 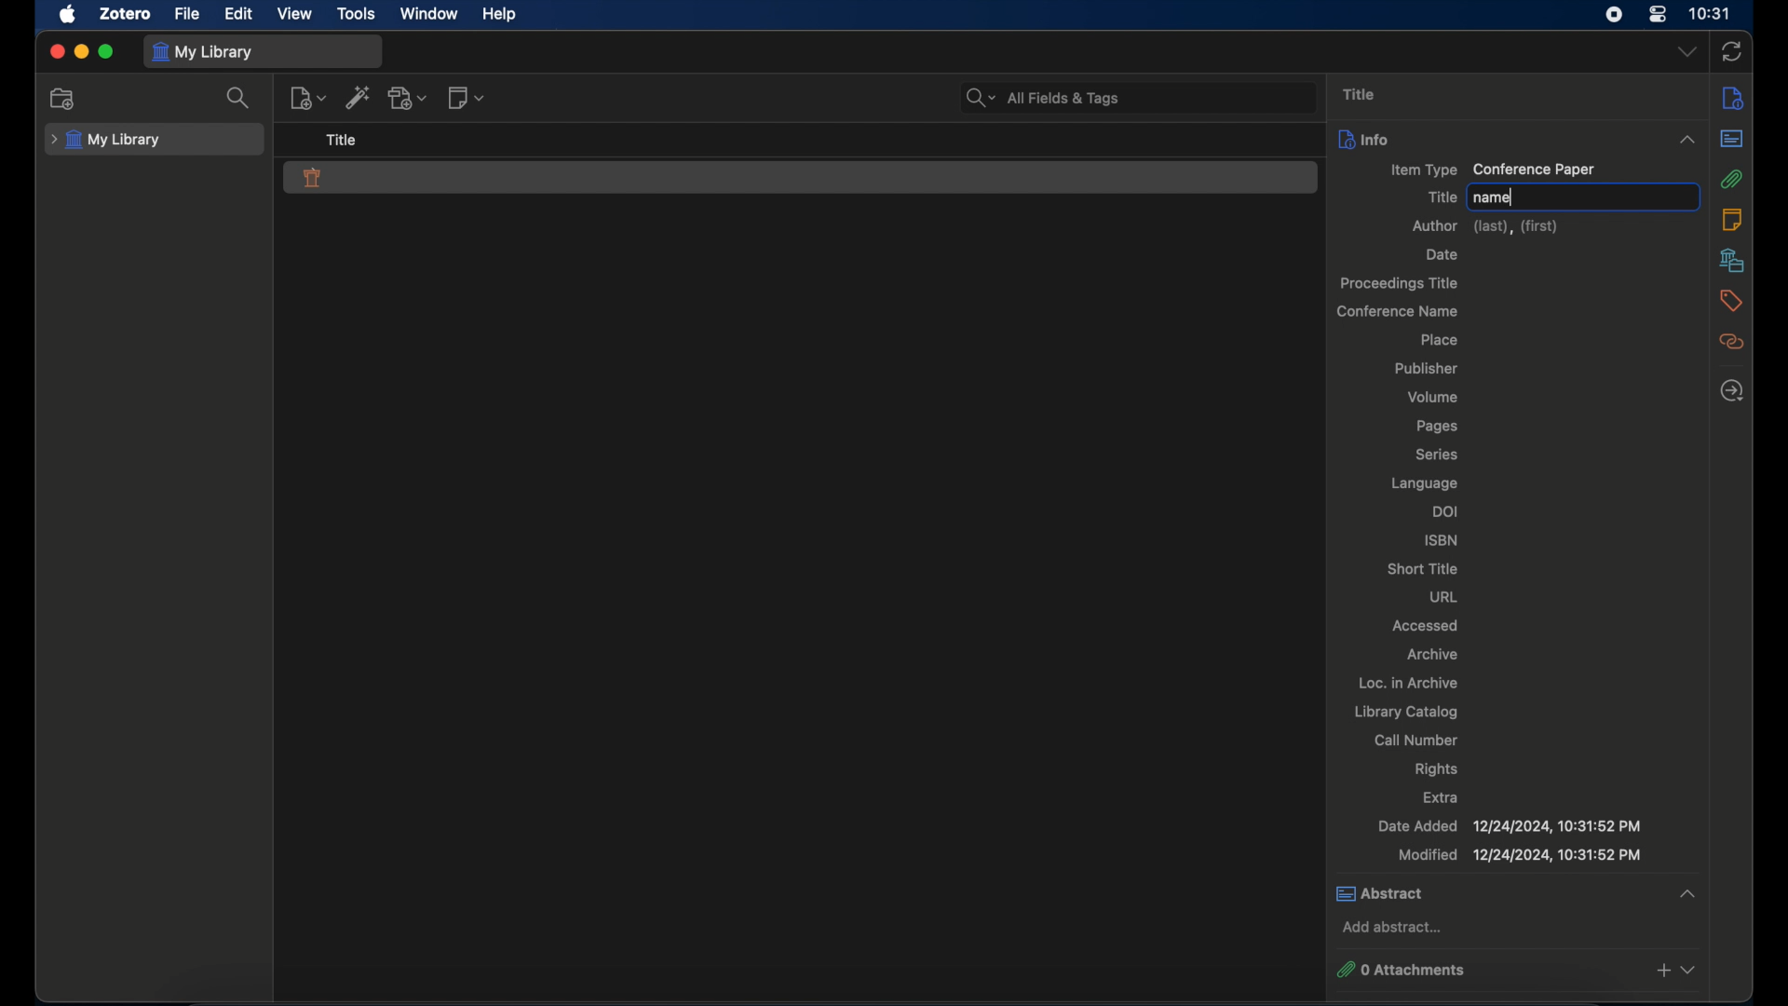 What do you see at coordinates (343, 139) in the screenshot?
I see `title` at bounding box center [343, 139].